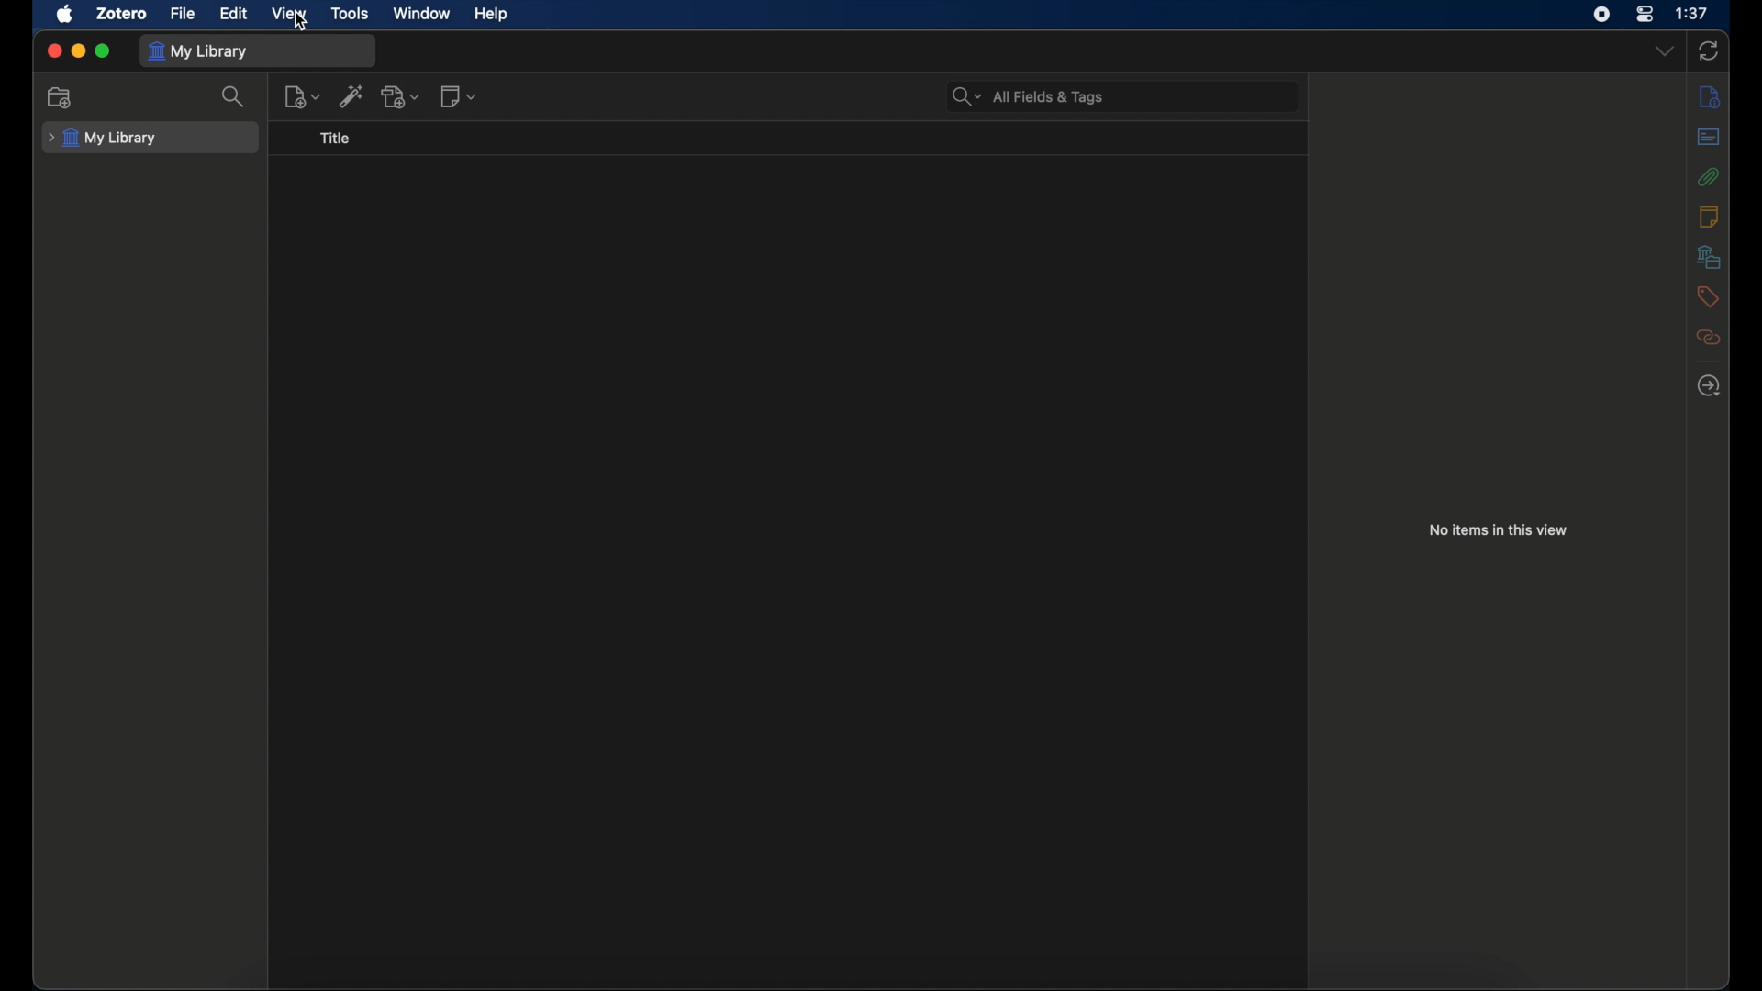 This screenshot has height=991, width=1762. What do you see at coordinates (202, 52) in the screenshot?
I see `my library` at bounding box center [202, 52].